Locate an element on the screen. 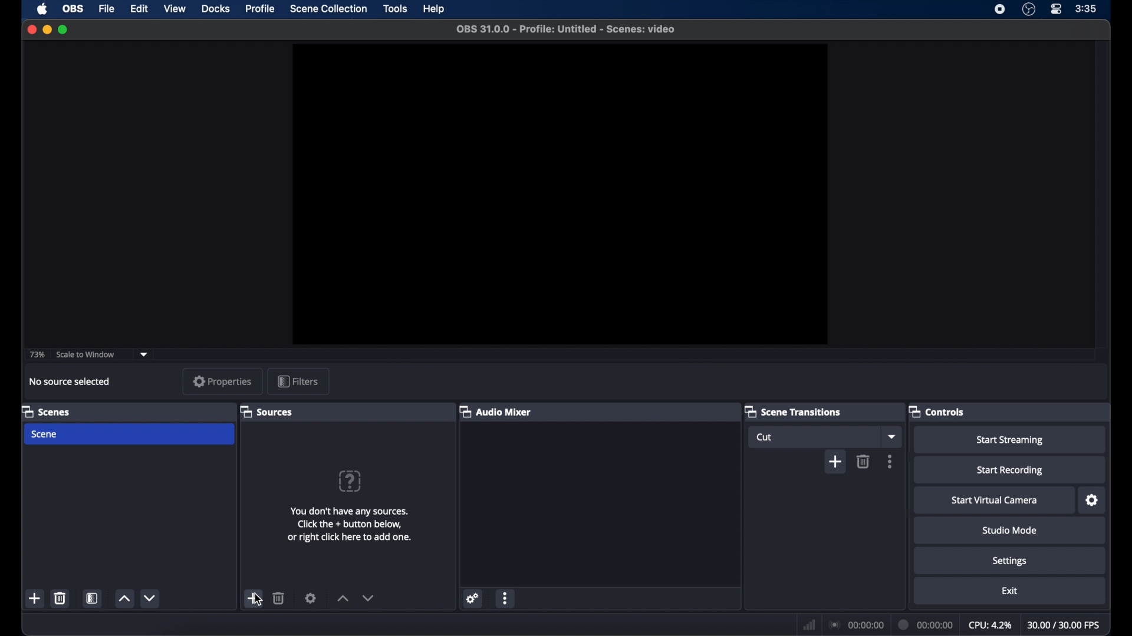 This screenshot has width=1132, height=636. dropdown is located at coordinates (892, 436).